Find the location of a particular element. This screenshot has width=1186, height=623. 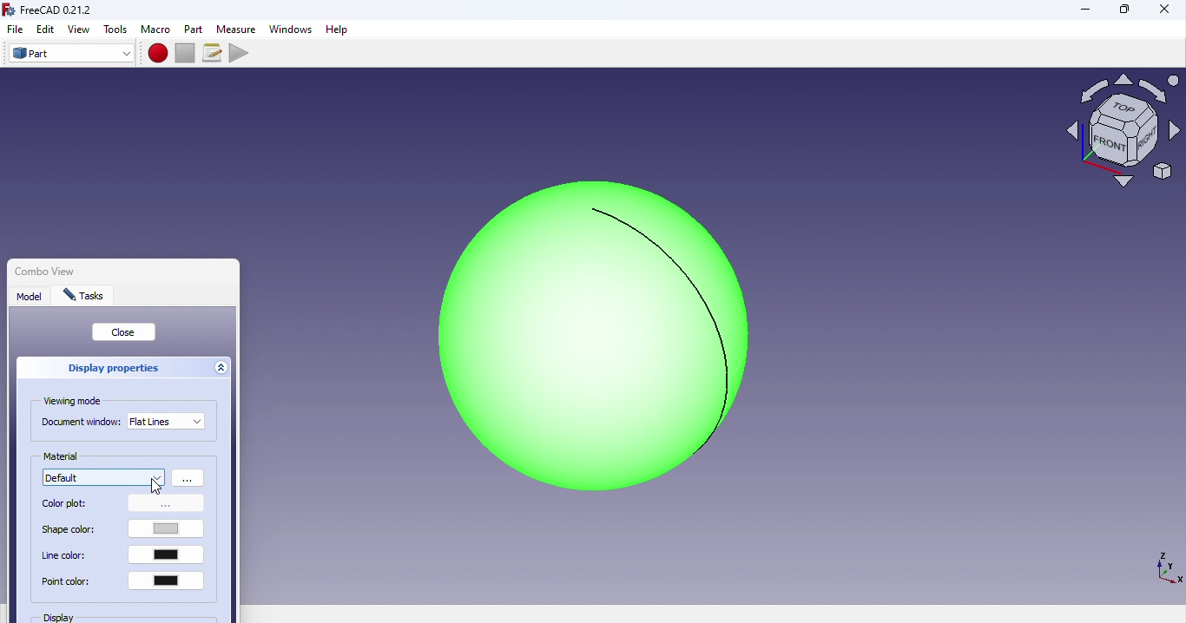

FreeCAD logo is located at coordinates (53, 10).